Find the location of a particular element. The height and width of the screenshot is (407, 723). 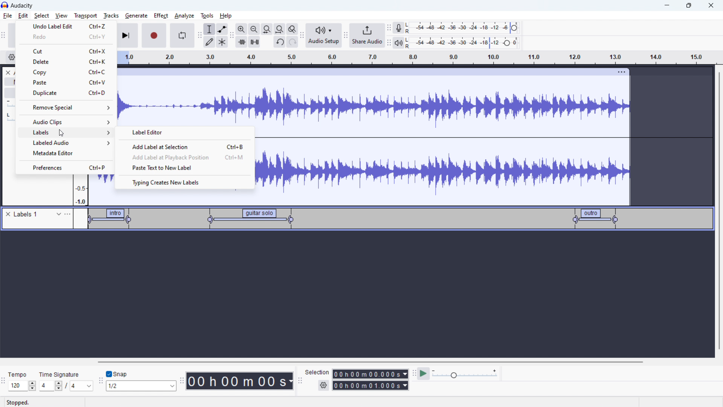

cut is located at coordinates (66, 51).